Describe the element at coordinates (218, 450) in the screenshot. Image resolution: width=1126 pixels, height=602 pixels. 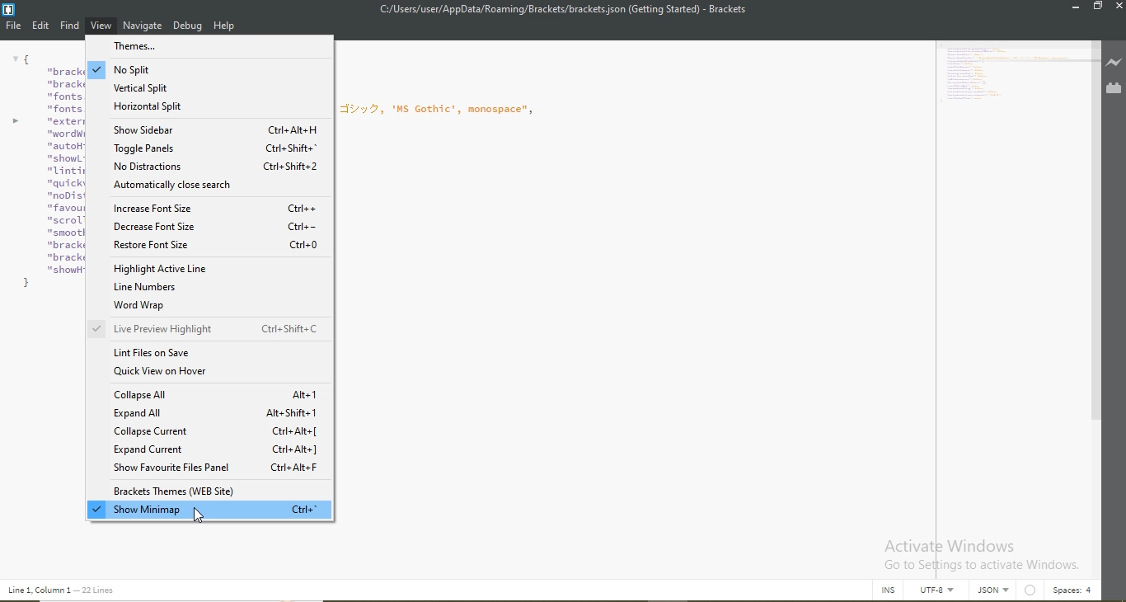
I see `expand current` at that location.